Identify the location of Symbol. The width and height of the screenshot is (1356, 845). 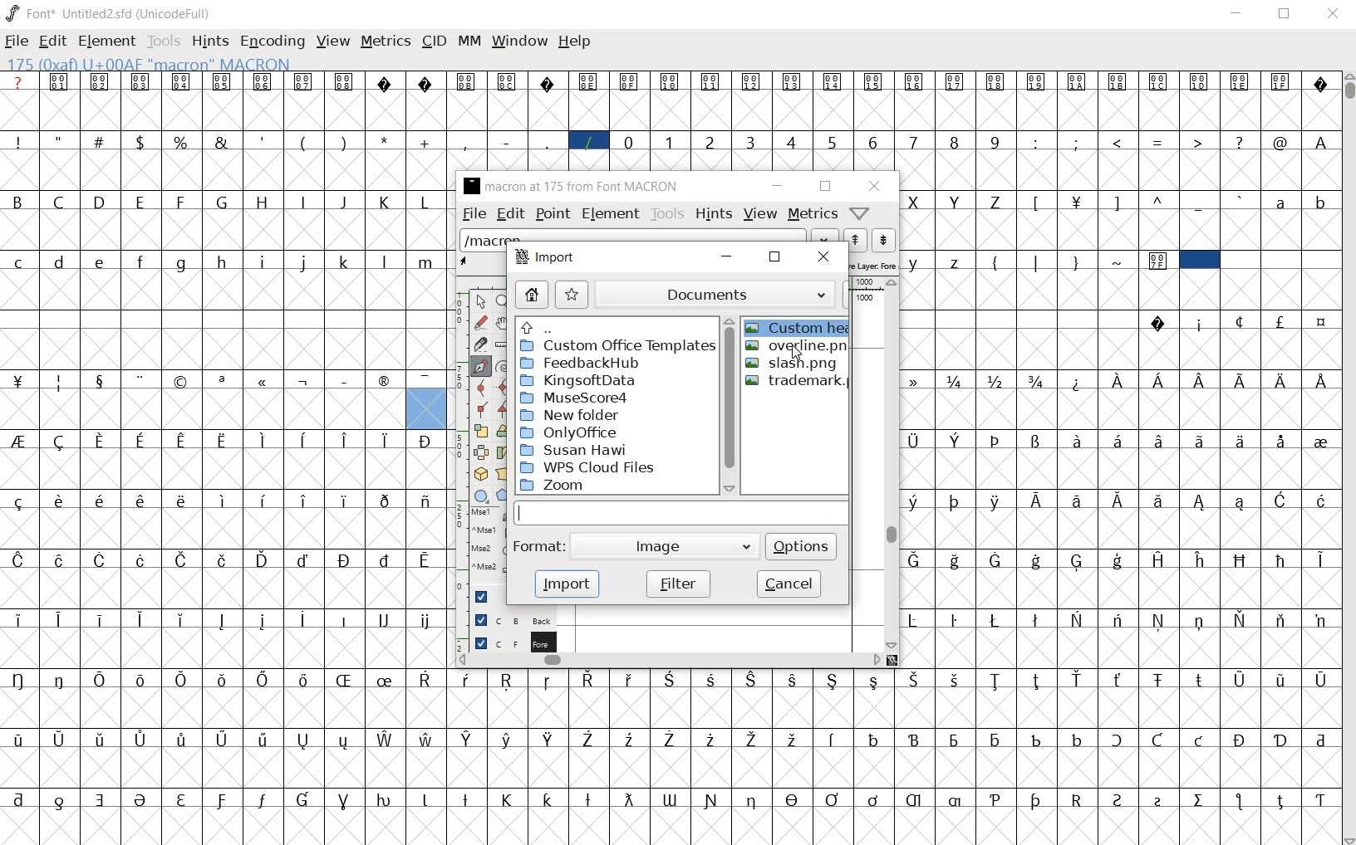
(385, 83).